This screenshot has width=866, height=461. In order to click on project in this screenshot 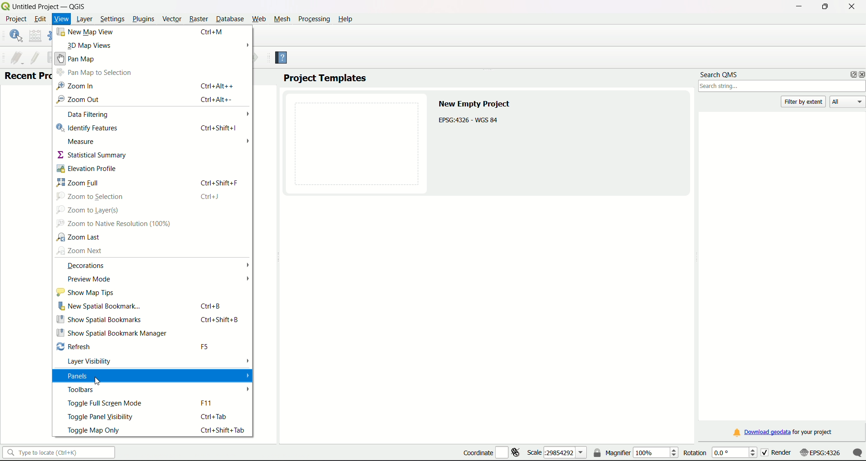, I will do `click(17, 20)`.